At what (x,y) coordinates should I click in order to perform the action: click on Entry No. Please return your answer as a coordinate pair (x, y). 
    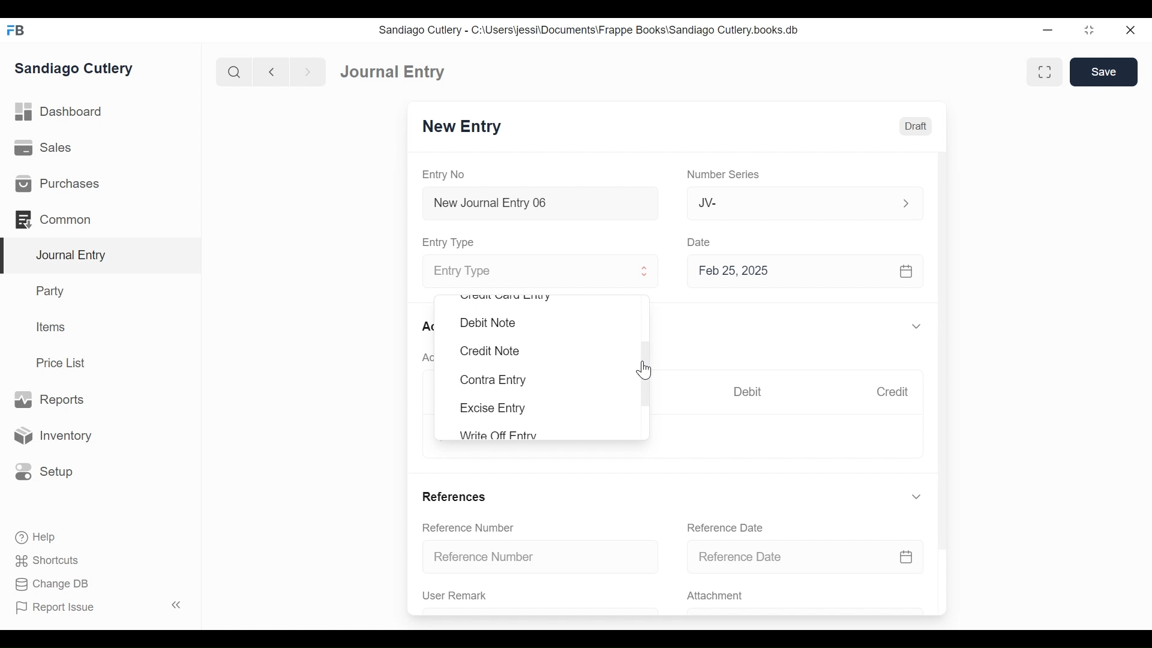
    Looking at the image, I should click on (444, 175).